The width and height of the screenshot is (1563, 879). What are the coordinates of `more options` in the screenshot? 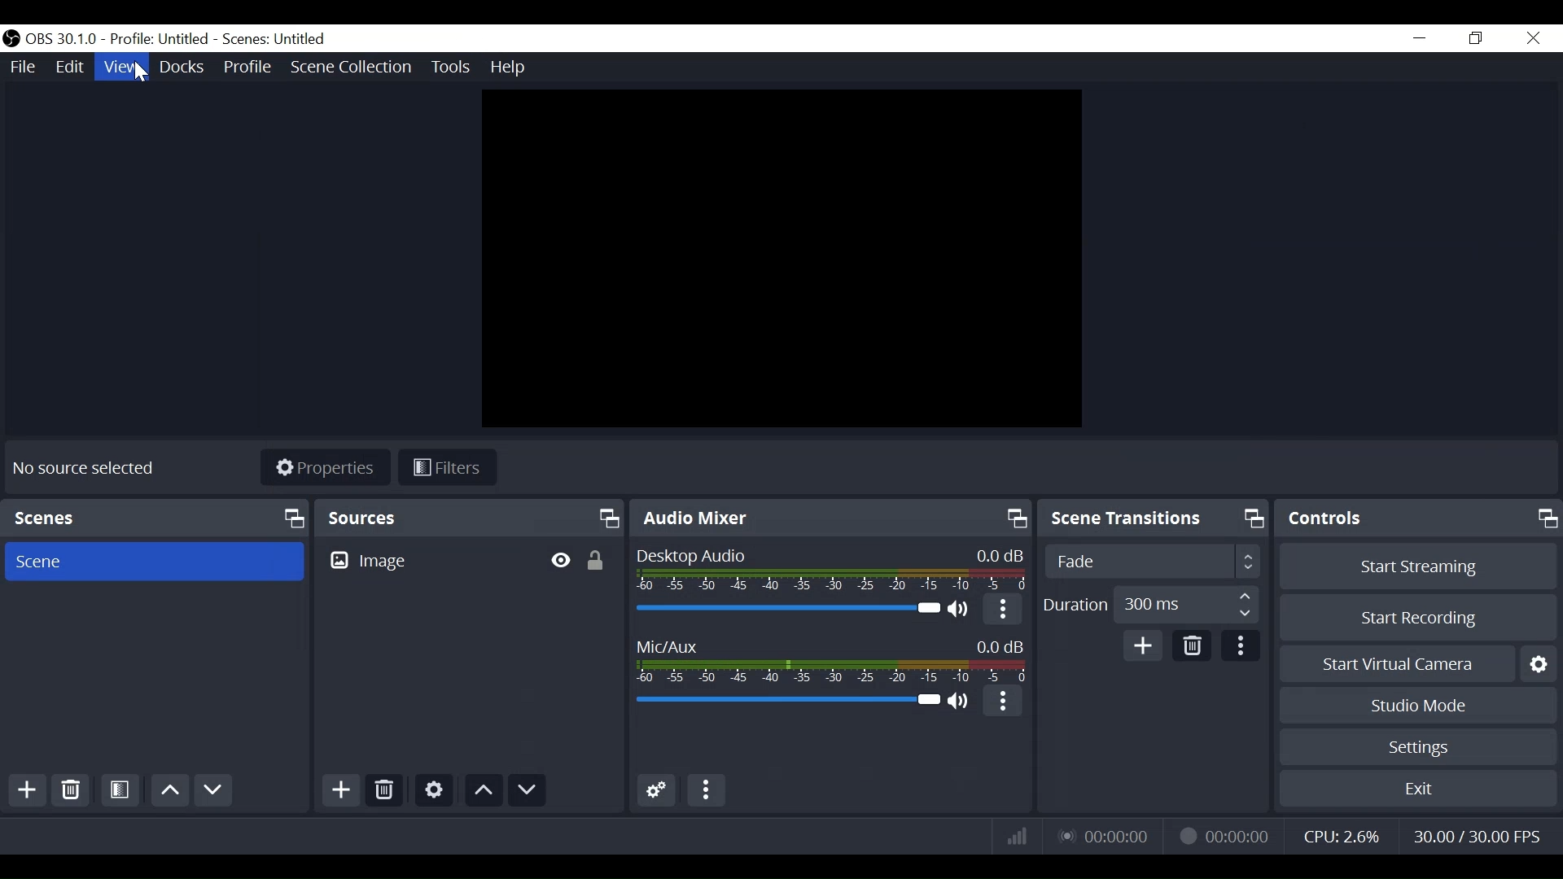 It's located at (1237, 648).